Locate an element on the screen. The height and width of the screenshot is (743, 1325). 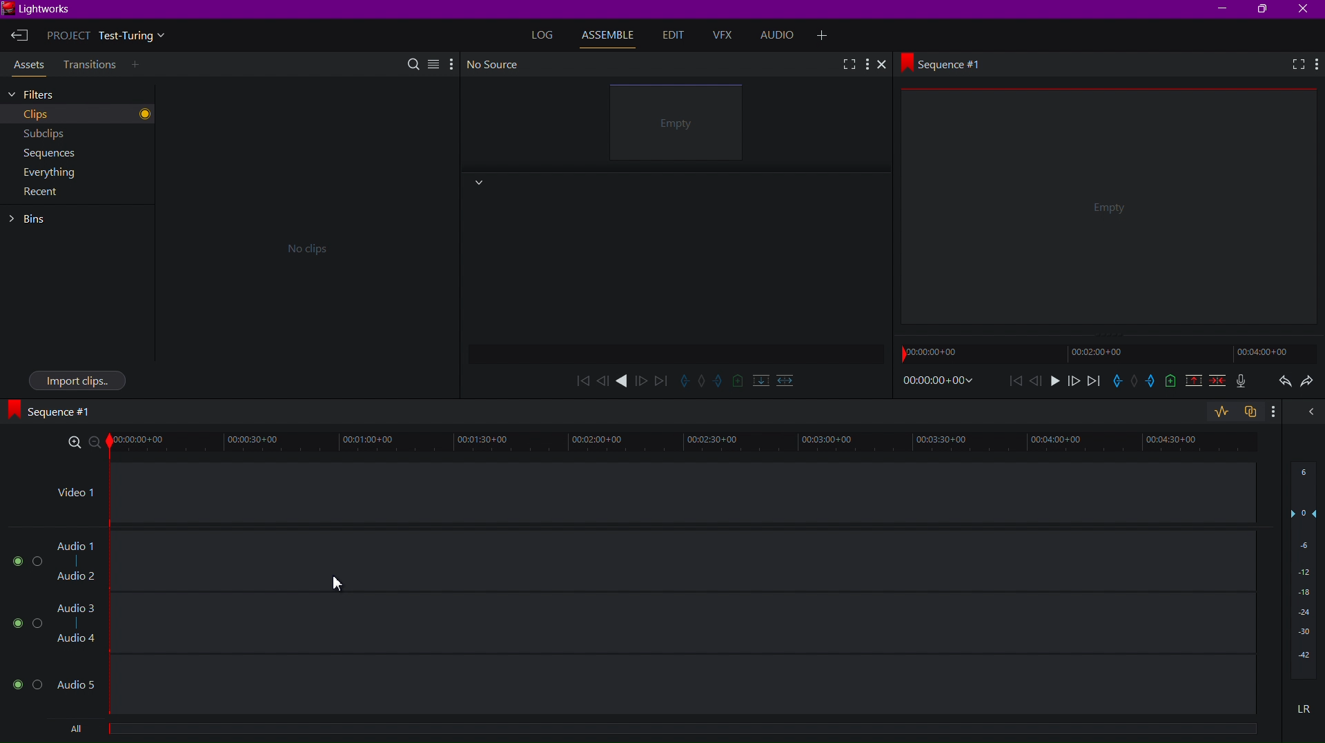
Subclips is located at coordinates (44, 132).